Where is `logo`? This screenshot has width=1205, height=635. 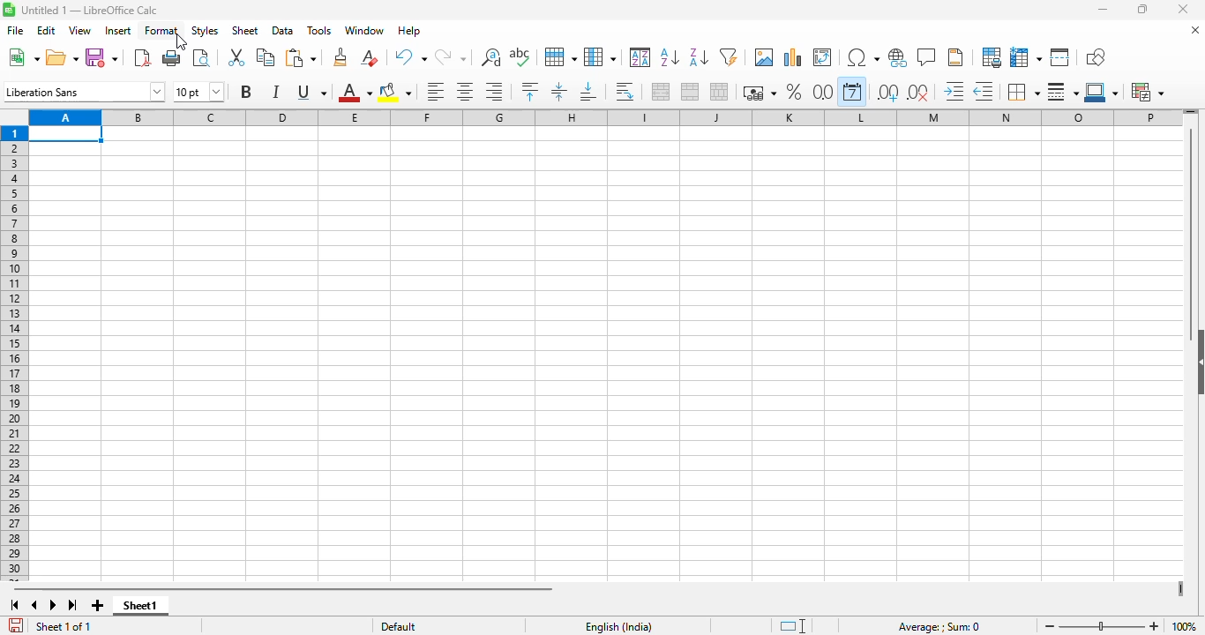
logo is located at coordinates (9, 10).